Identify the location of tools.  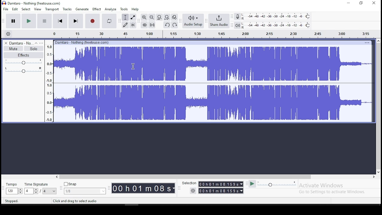
(124, 9).